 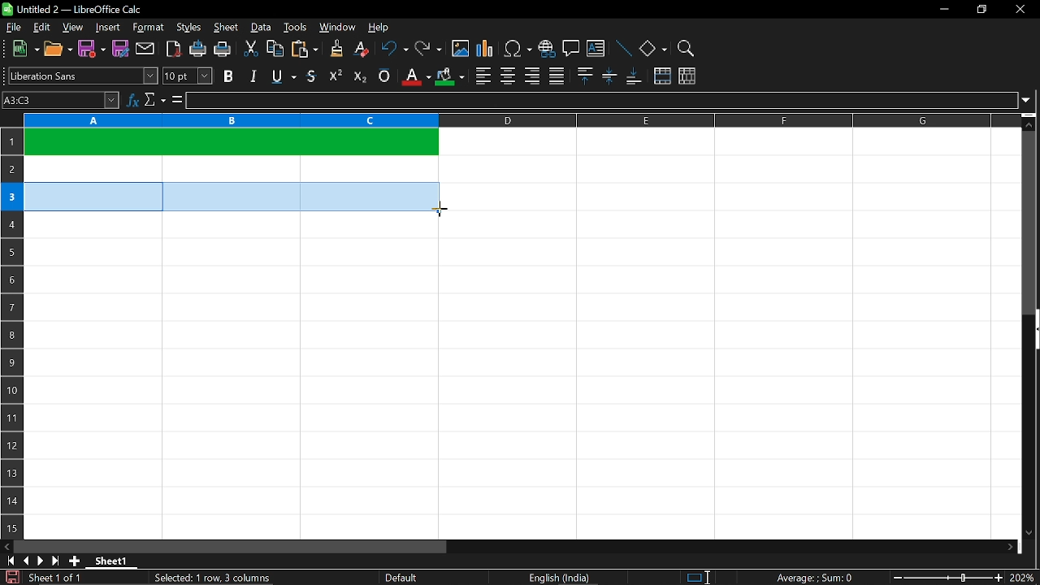 What do you see at coordinates (508, 76) in the screenshot?
I see `center` at bounding box center [508, 76].